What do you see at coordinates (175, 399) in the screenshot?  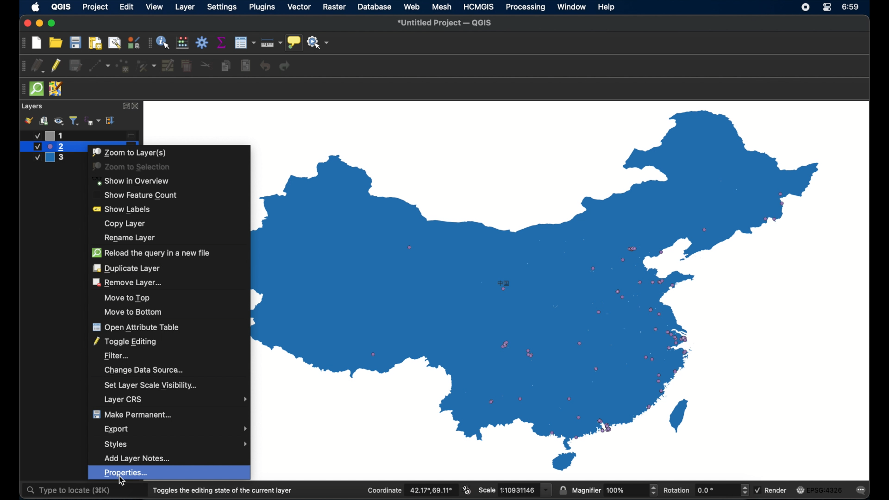 I see `layer crs` at bounding box center [175, 399].